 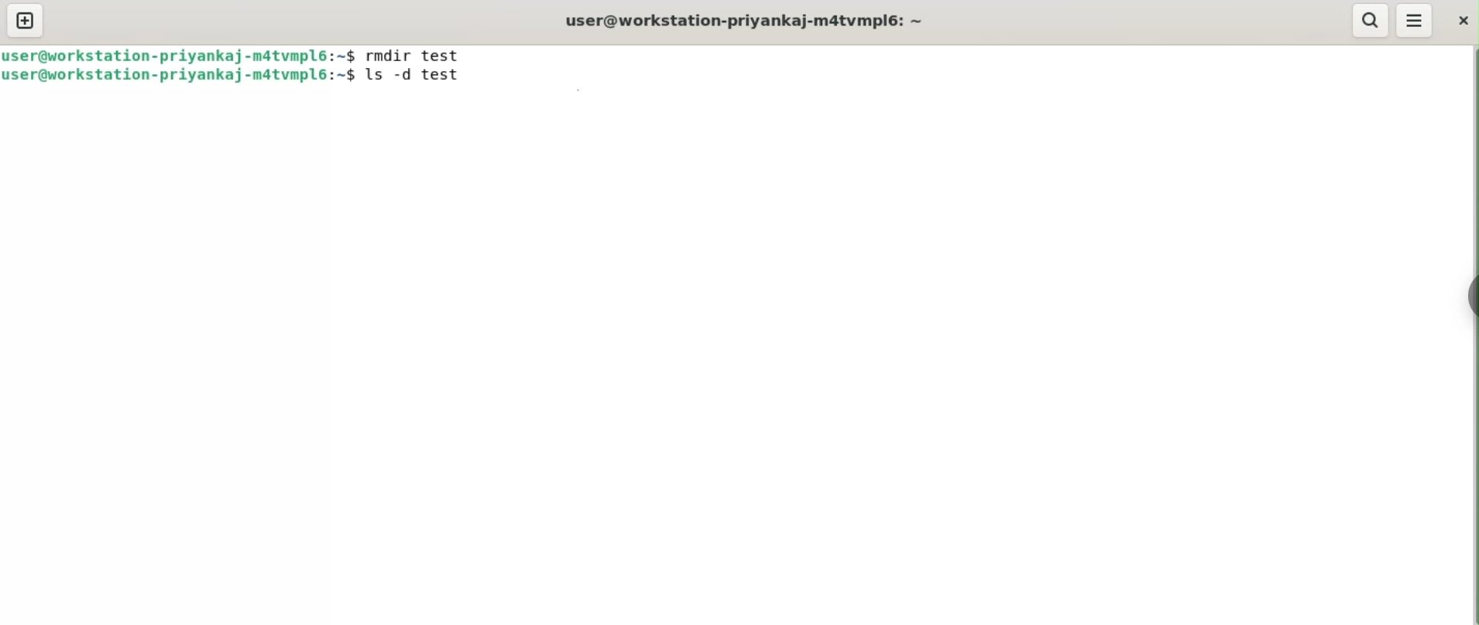 What do you see at coordinates (1414, 21) in the screenshot?
I see `menu` at bounding box center [1414, 21].